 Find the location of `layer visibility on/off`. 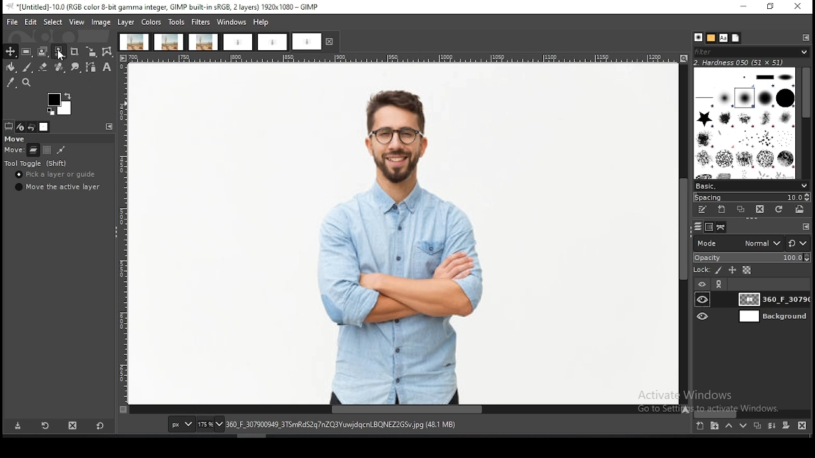

layer visibility on/off is located at coordinates (702, 285).